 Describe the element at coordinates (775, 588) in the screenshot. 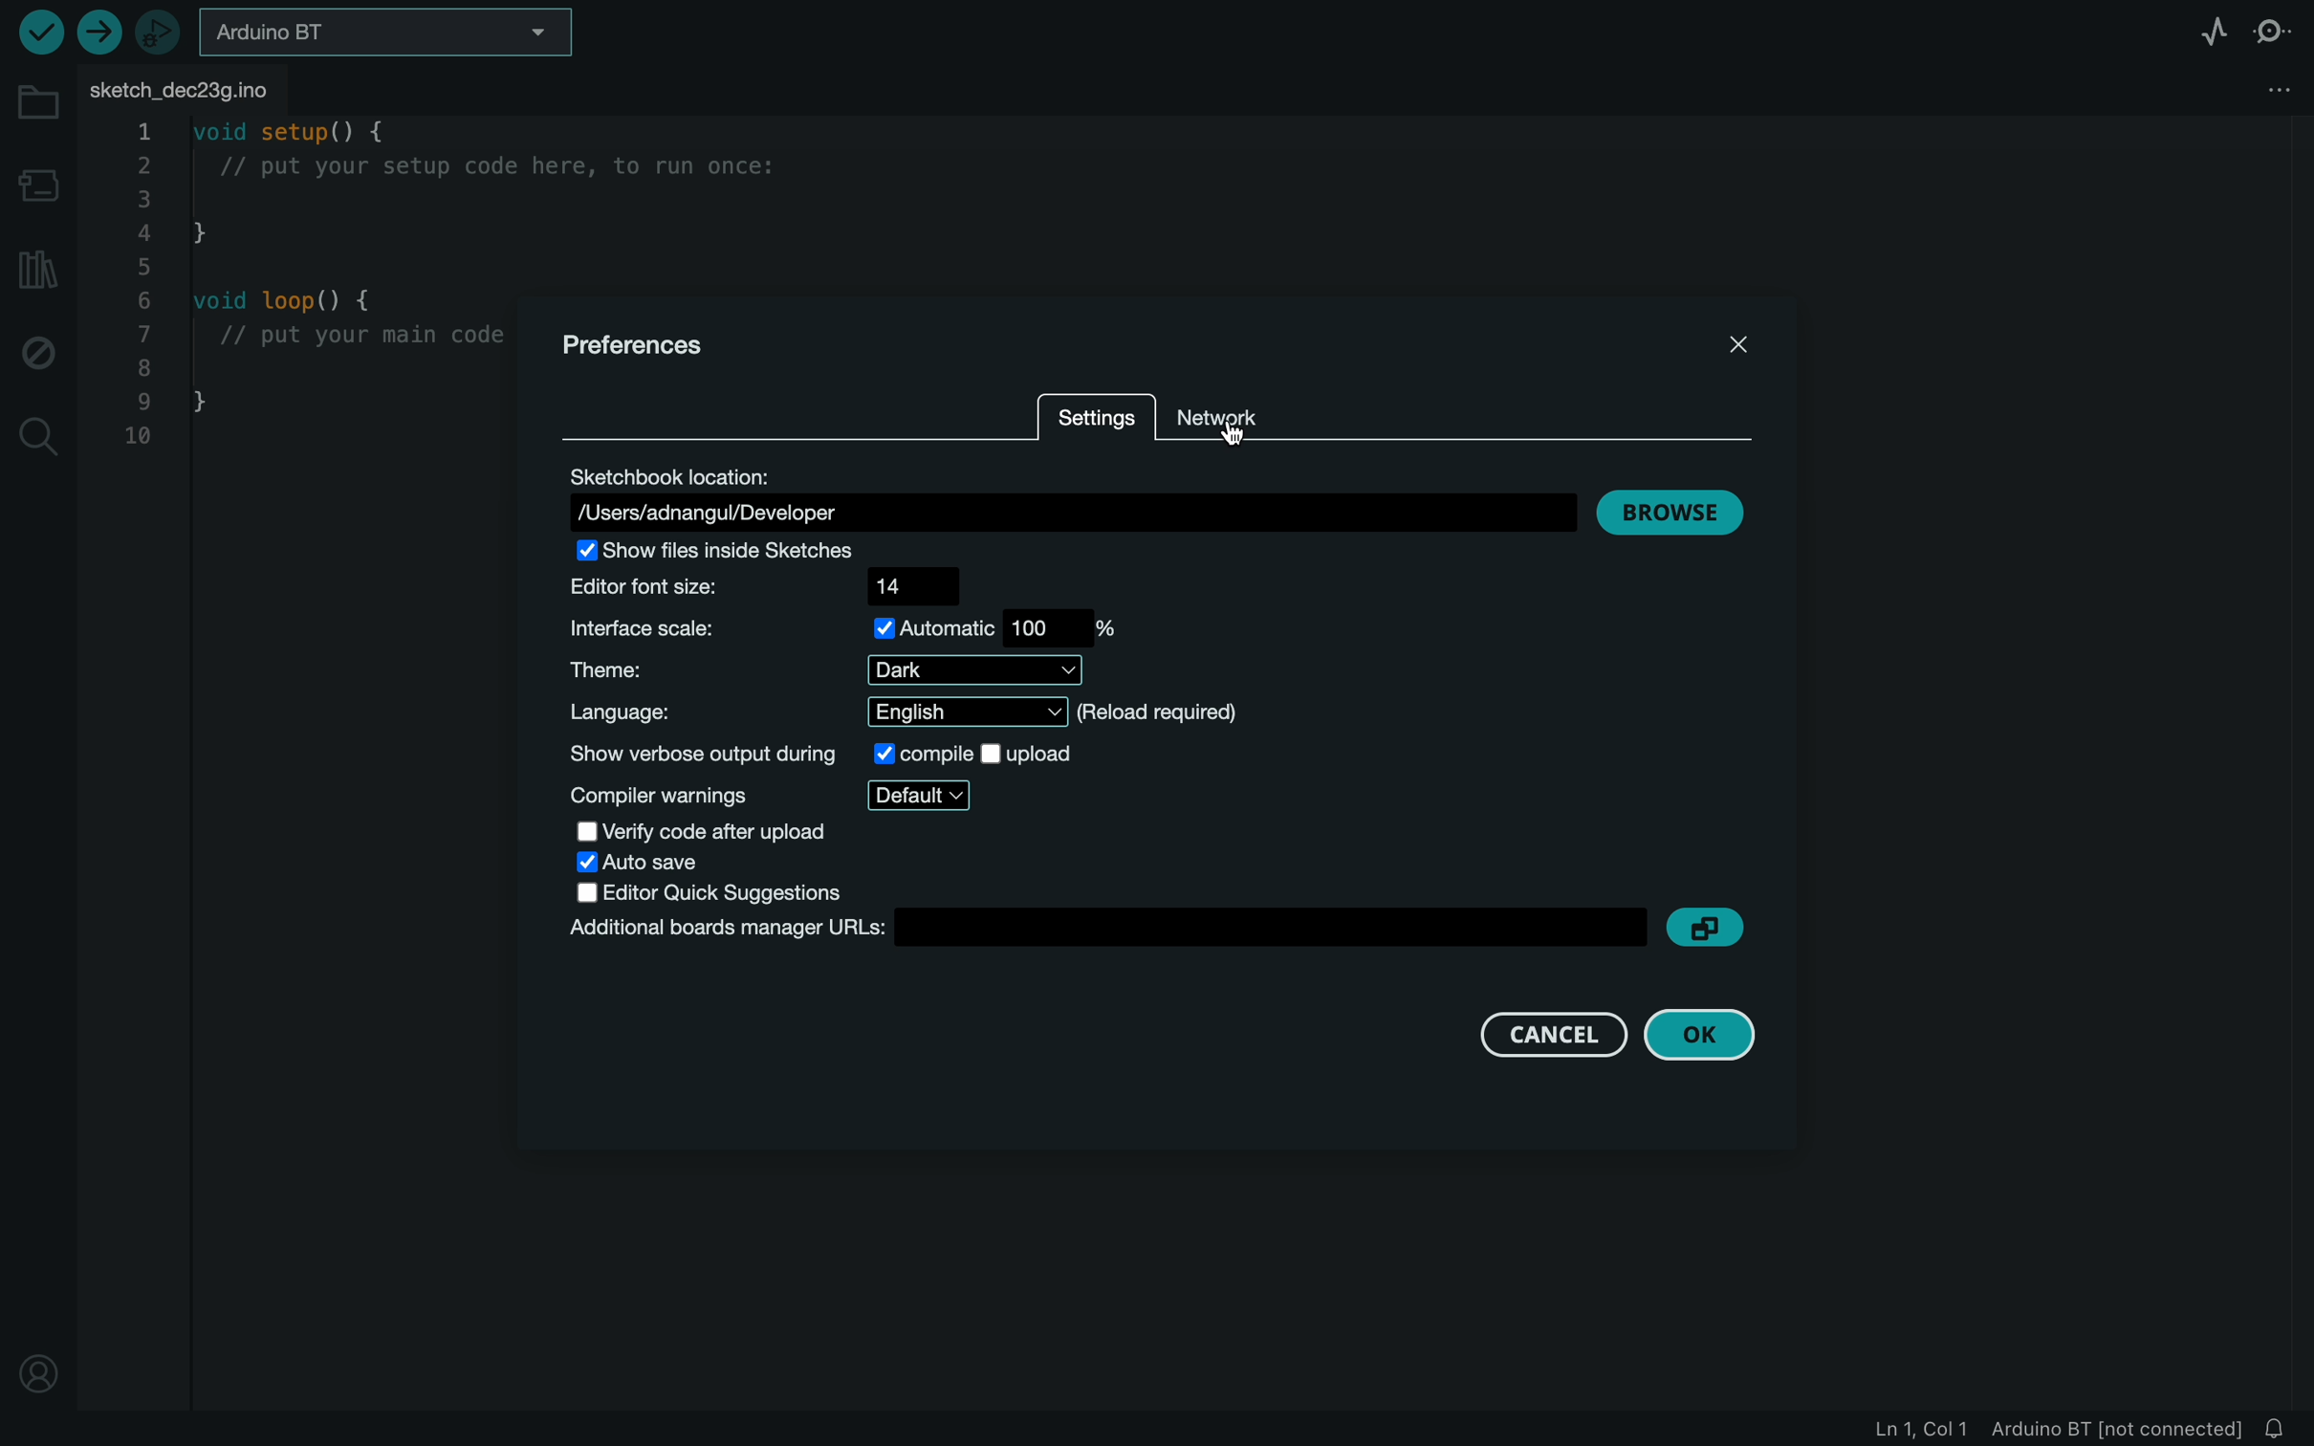

I see `font size` at that location.